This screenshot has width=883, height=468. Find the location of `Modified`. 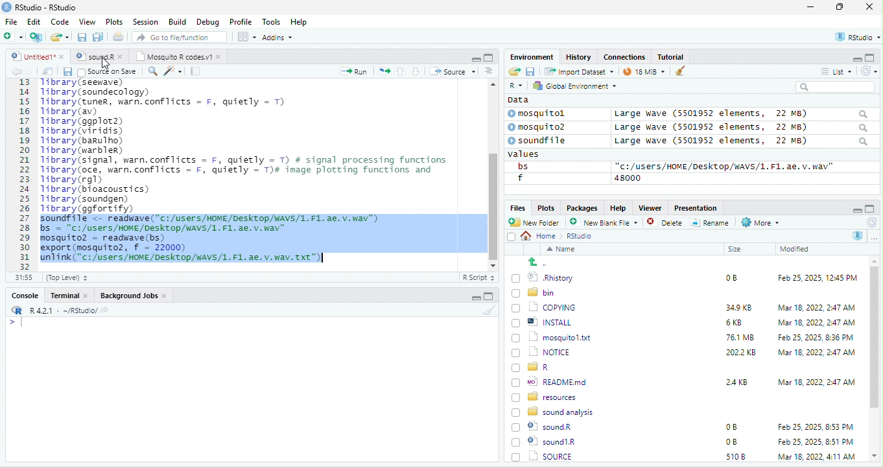

Modified is located at coordinates (795, 249).